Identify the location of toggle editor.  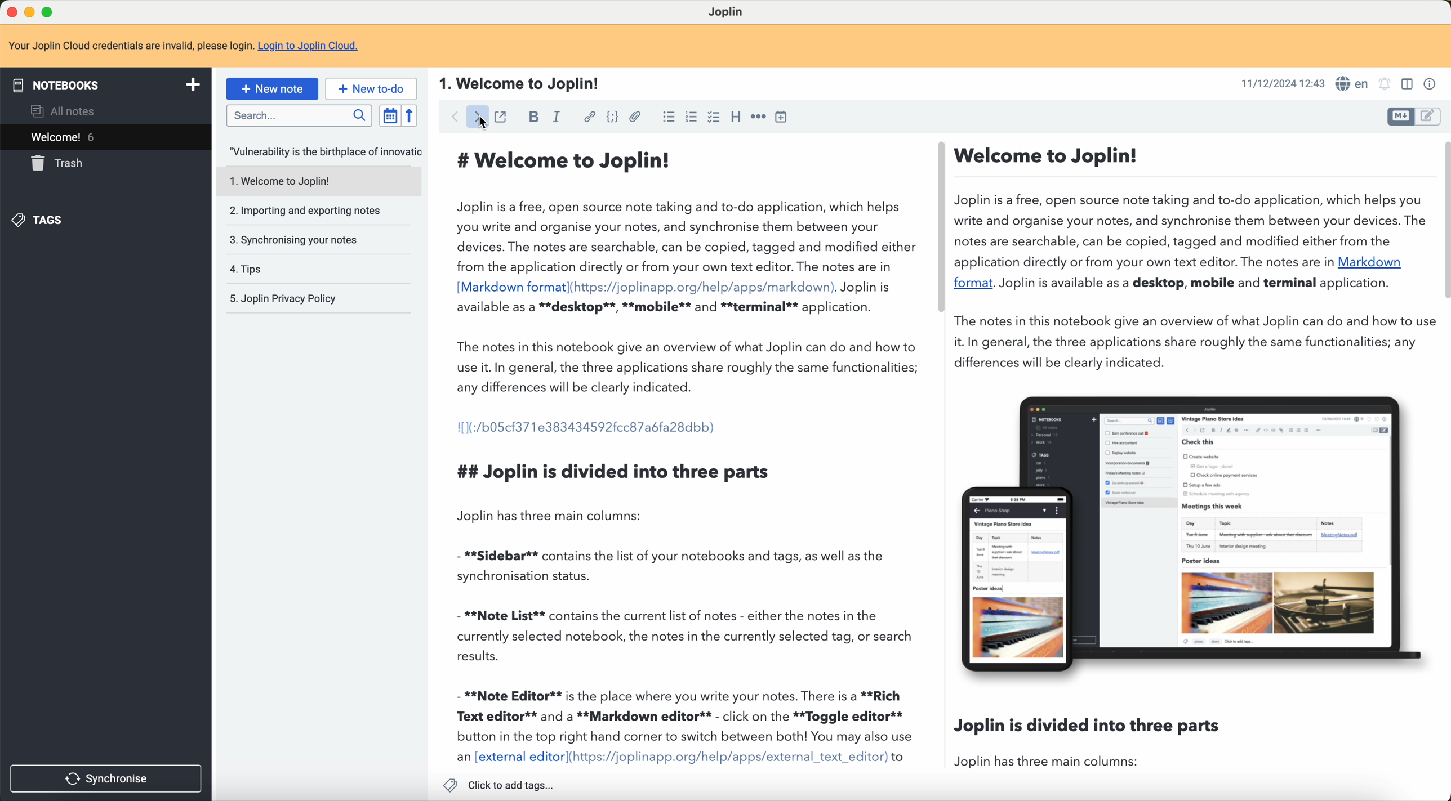
(1400, 117).